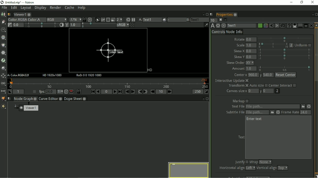 The height and width of the screenshot is (178, 318). Describe the element at coordinates (127, 92) in the screenshot. I see `Previous frame` at that location.